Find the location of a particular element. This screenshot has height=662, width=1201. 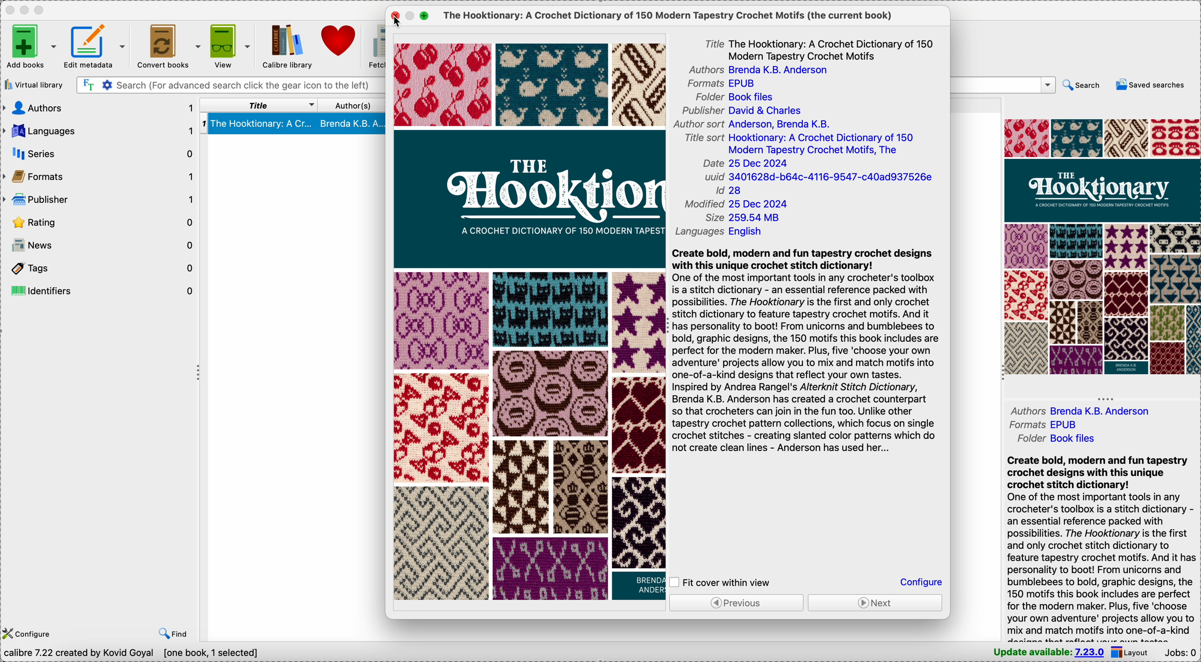

news is located at coordinates (100, 246).